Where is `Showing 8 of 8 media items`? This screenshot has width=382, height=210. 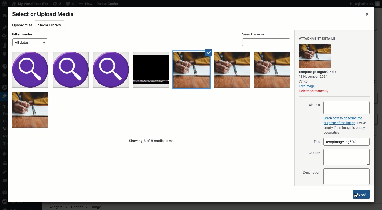 Showing 8 of 8 media items is located at coordinates (151, 141).